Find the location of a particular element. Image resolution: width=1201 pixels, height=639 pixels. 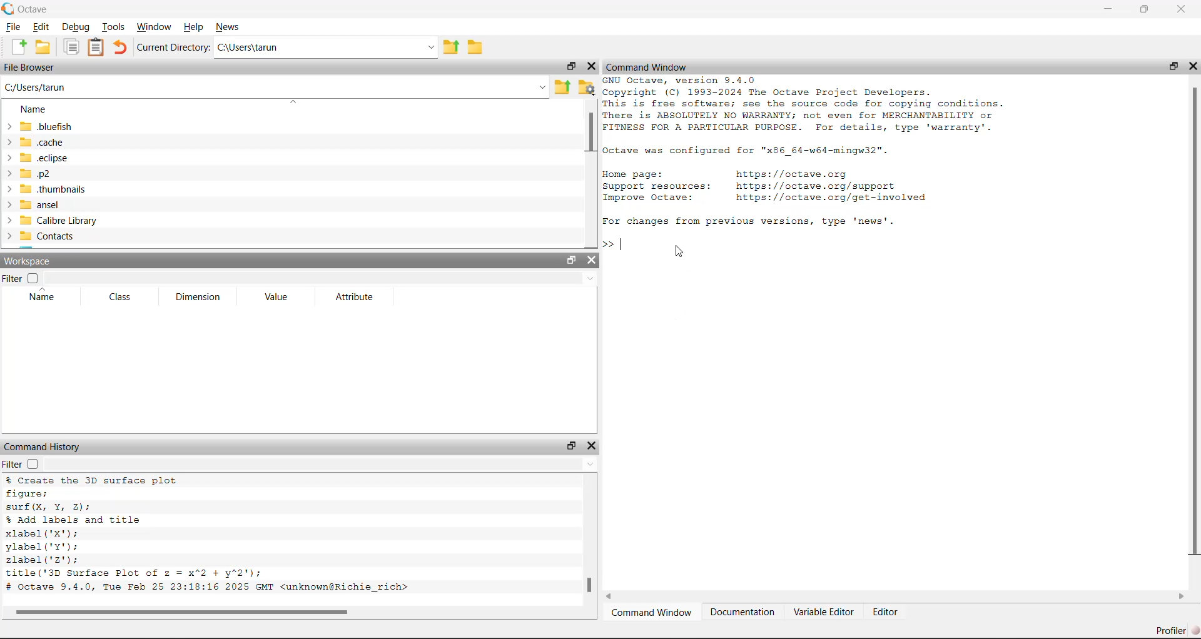

Current Directory: is located at coordinates (174, 47).